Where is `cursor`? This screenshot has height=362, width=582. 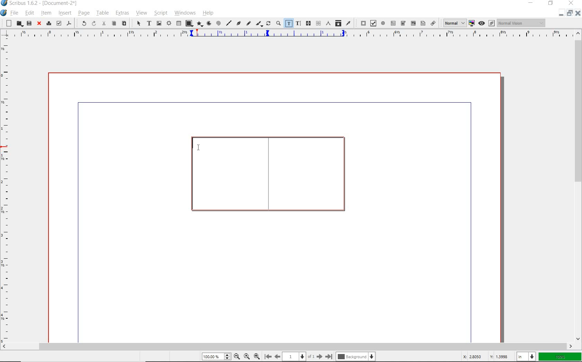
cursor is located at coordinates (201, 148).